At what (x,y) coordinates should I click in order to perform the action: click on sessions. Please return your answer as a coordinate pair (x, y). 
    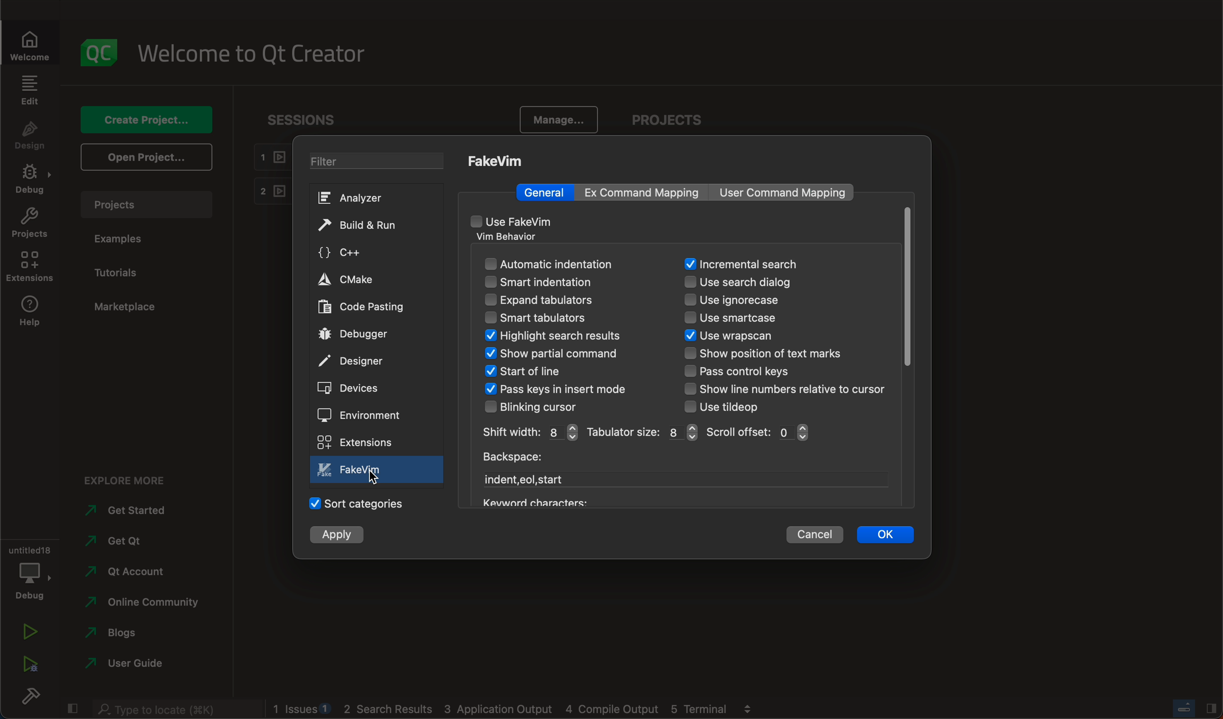
    Looking at the image, I should click on (305, 119).